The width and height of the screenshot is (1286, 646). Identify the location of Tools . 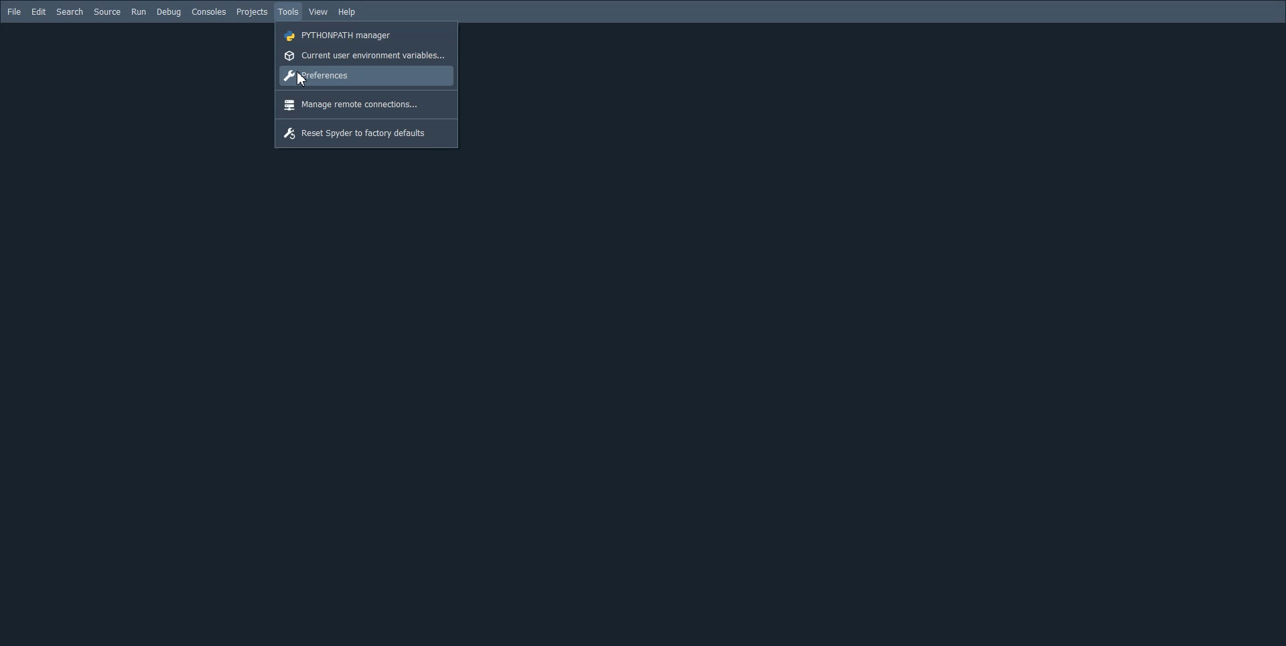
(288, 11).